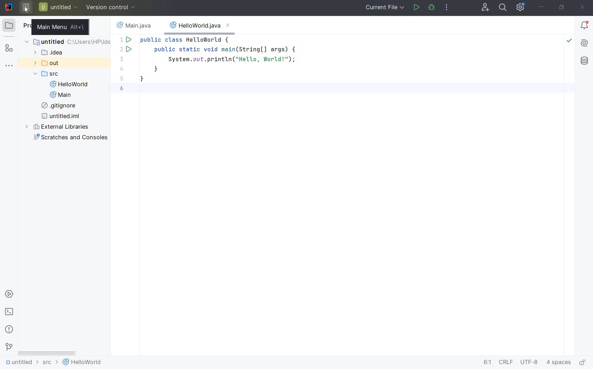 The image size is (593, 369). I want to click on IDE and Project Settings, so click(522, 8).